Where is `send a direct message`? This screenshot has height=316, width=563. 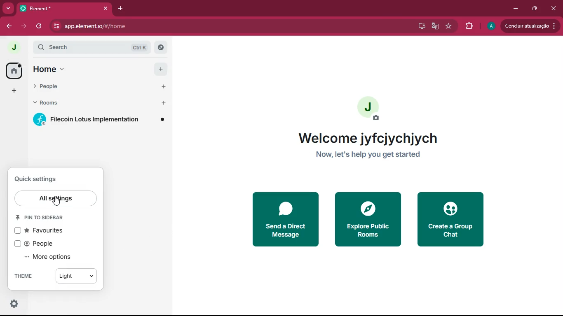 send a direct message is located at coordinates (283, 220).